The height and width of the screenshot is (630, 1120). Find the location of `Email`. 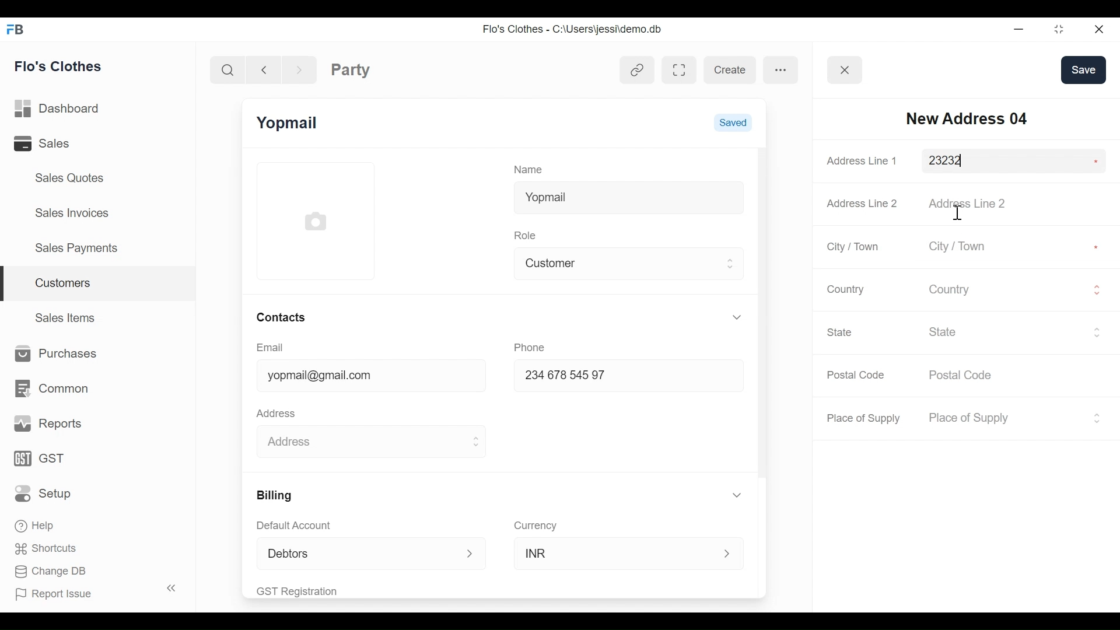

Email is located at coordinates (271, 348).